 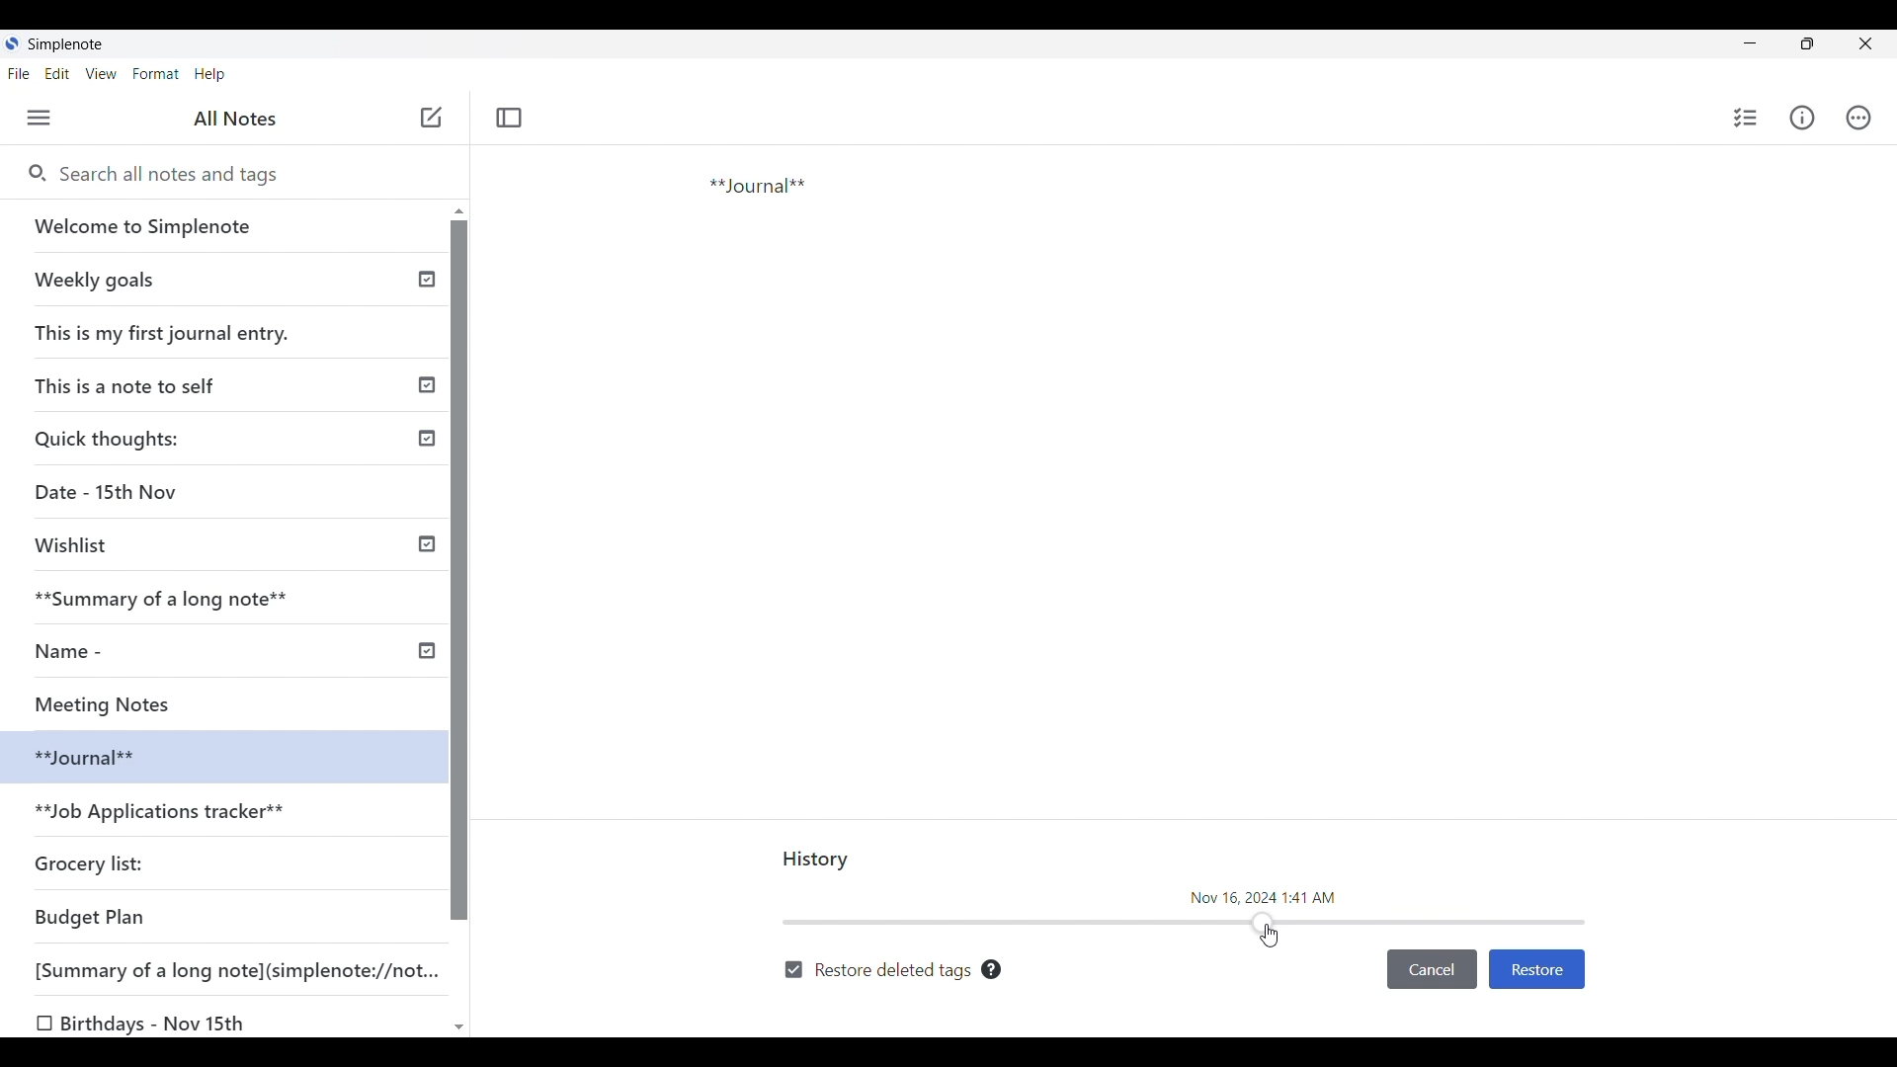 What do you see at coordinates (12, 42) in the screenshot?
I see `Software logo` at bounding box center [12, 42].